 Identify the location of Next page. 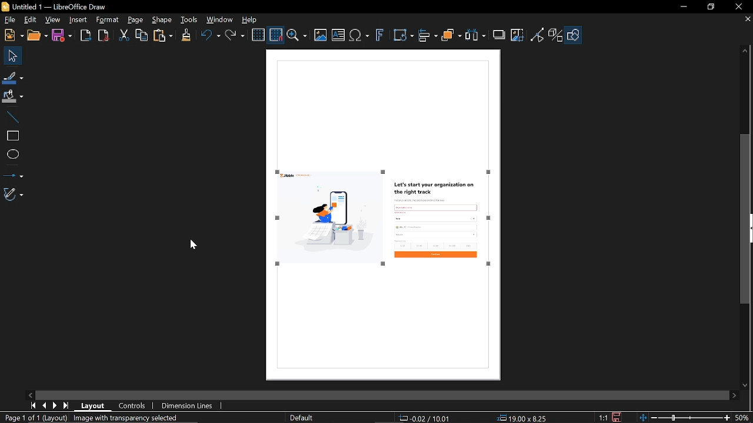
(54, 405).